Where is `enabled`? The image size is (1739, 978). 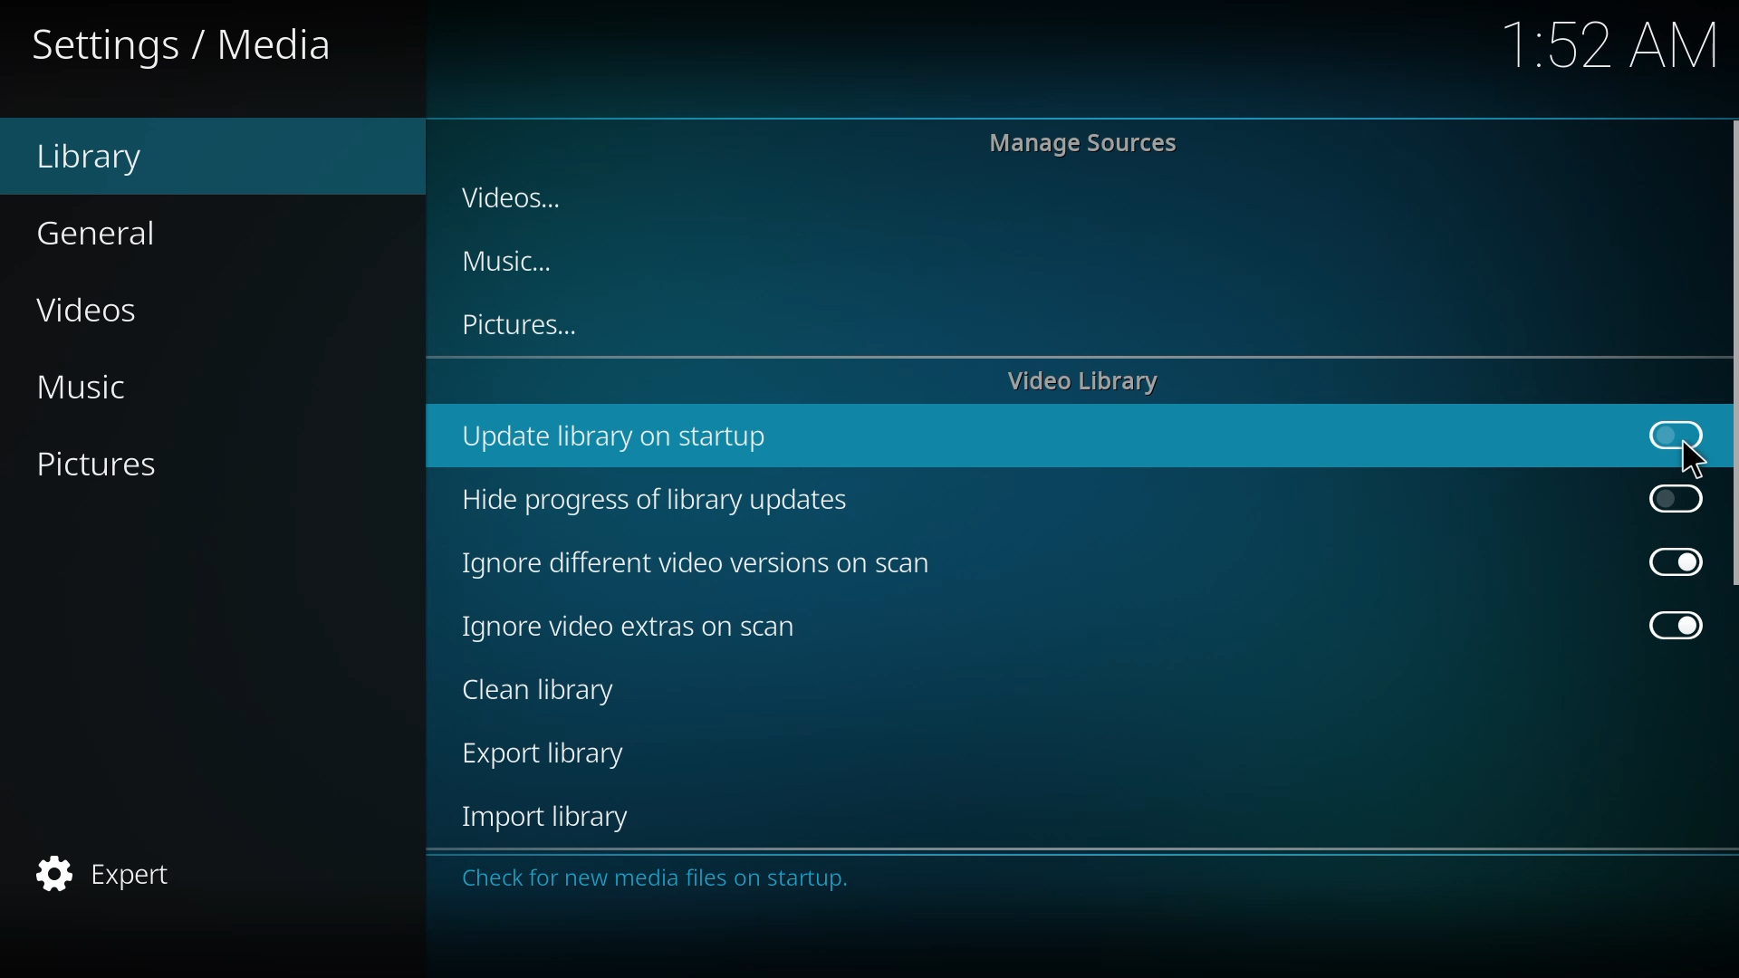
enabled is located at coordinates (1668, 622).